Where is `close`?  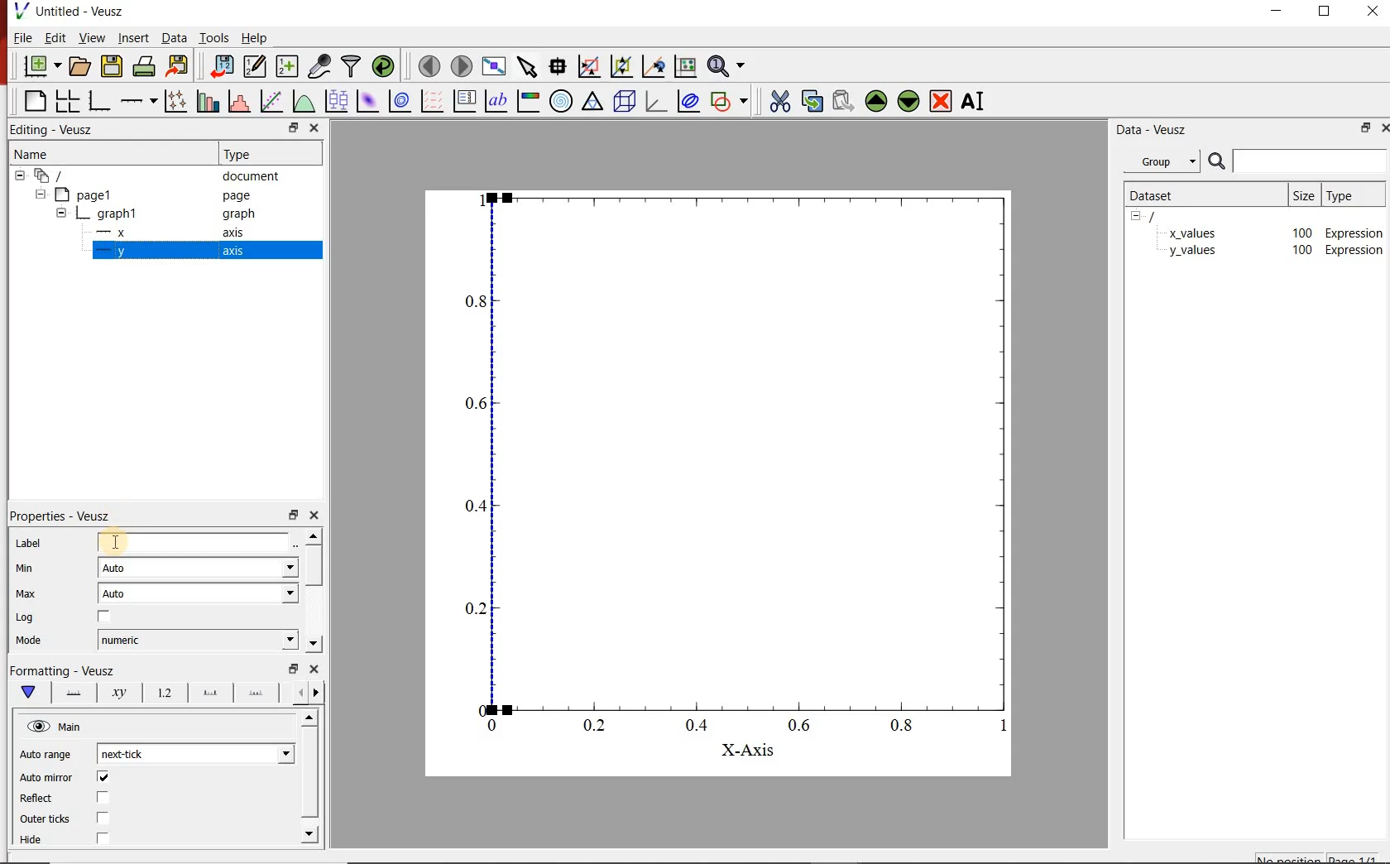 close is located at coordinates (315, 668).